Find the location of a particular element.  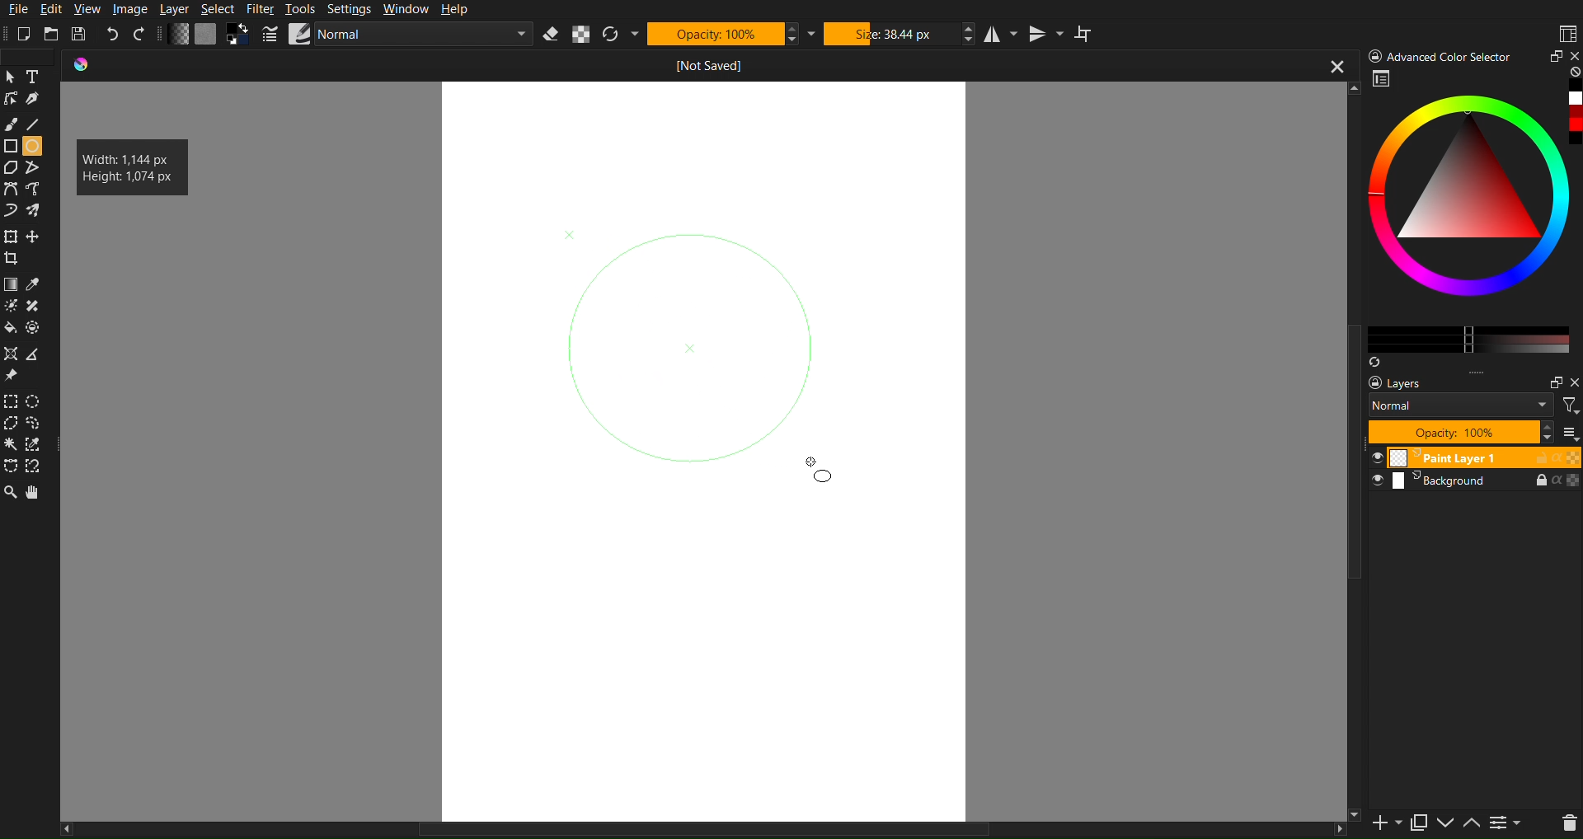

Shape Tools is located at coordinates (10, 148).